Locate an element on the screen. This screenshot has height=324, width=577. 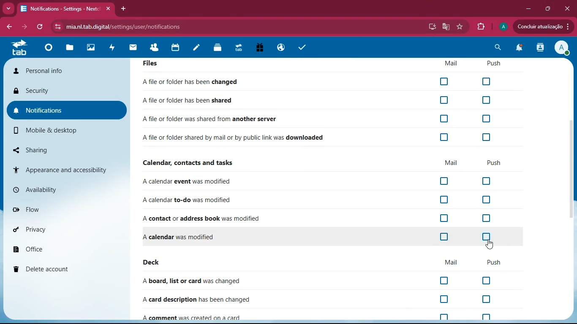
update is located at coordinates (542, 27).